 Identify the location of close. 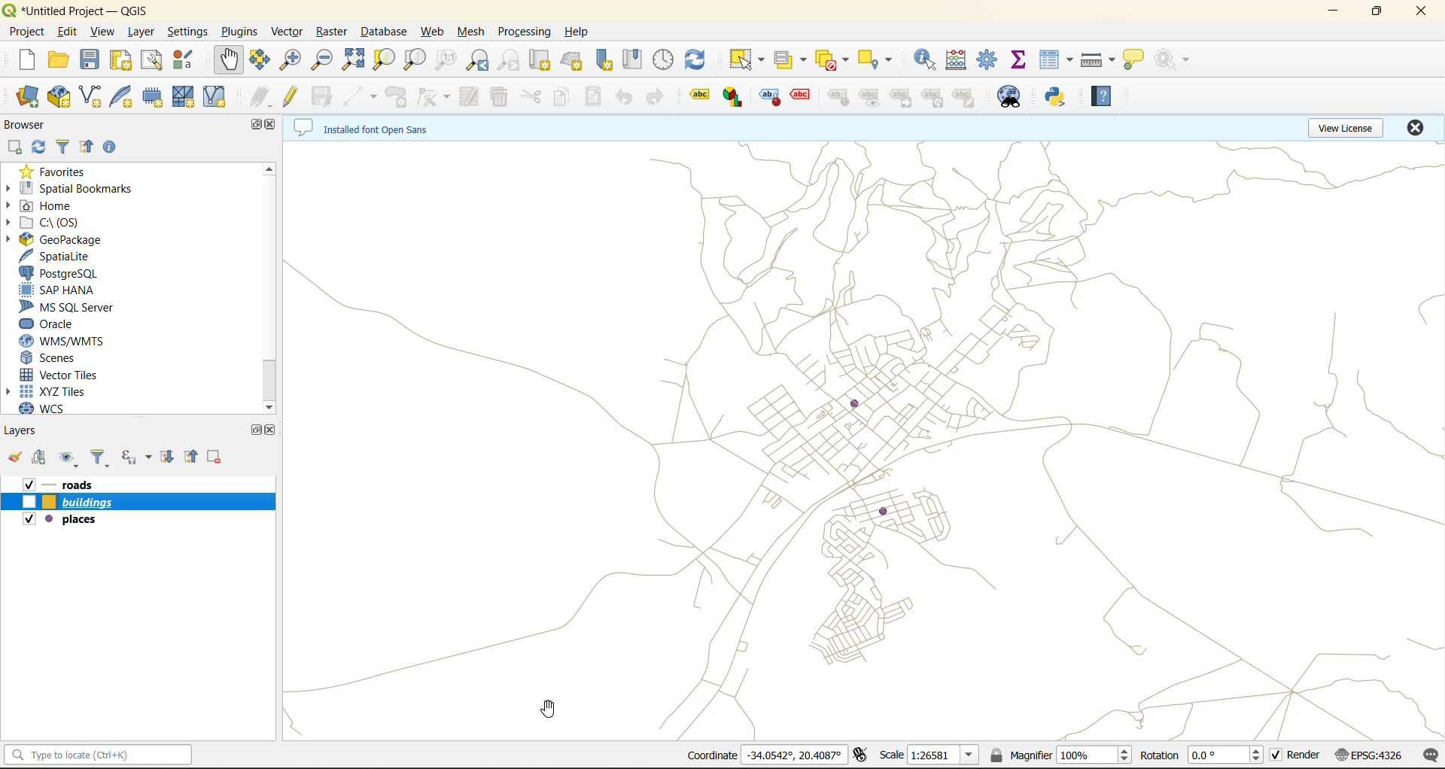
(275, 123).